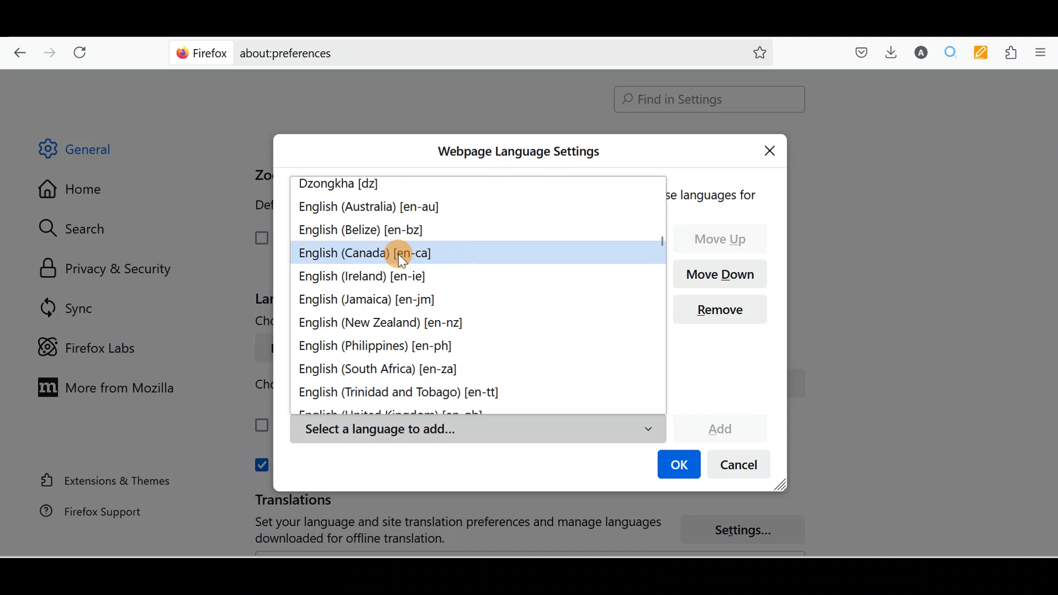 Image resolution: width=1058 pixels, height=595 pixels. Describe the element at coordinates (440, 52) in the screenshot. I see `about:preferences` at that location.